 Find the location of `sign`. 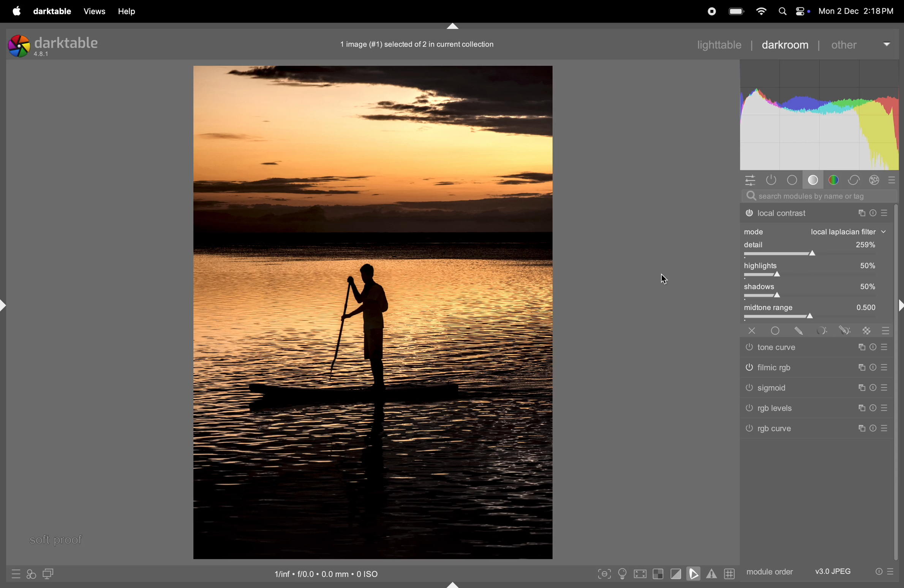

sign is located at coordinates (866, 332).